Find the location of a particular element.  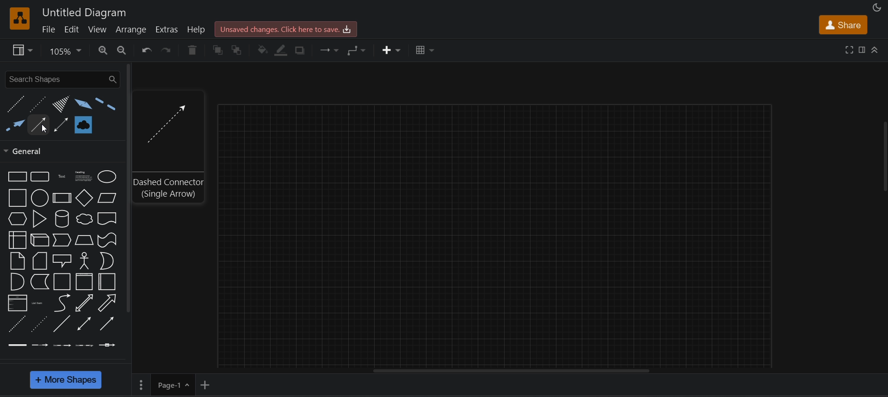

card is located at coordinates (40, 260).